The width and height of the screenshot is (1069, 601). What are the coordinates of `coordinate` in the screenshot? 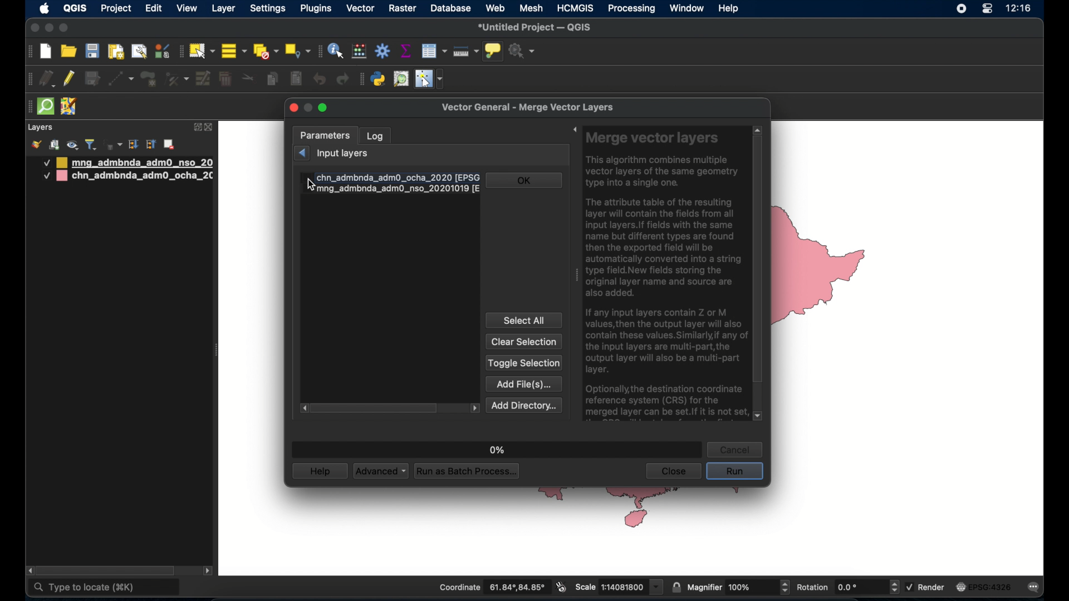 It's located at (492, 588).